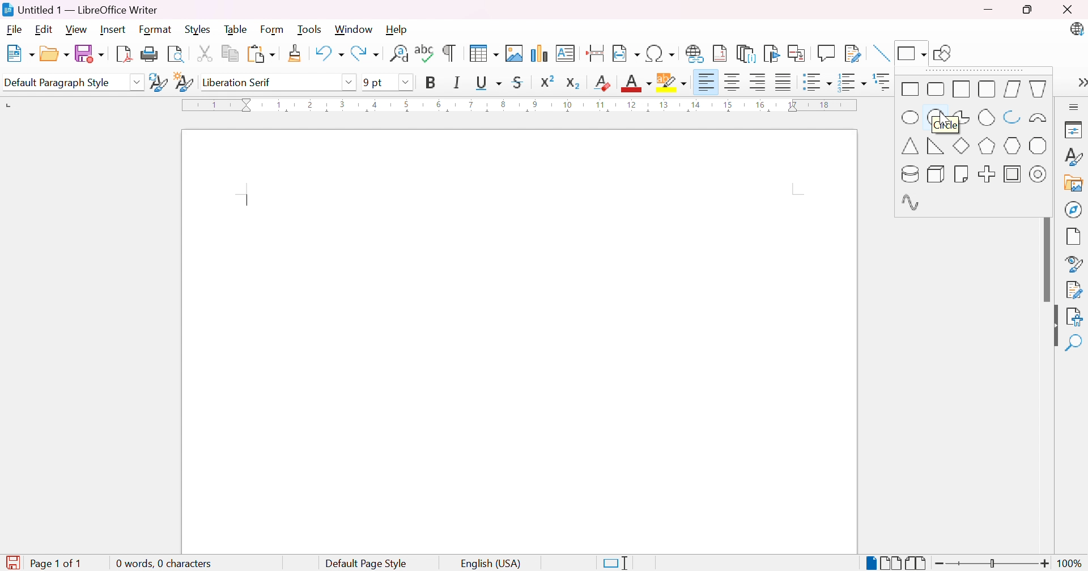  What do you see at coordinates (911, 146) in the screenshot?
I see `Isosceles triangle` at bounding box center [911, 146].